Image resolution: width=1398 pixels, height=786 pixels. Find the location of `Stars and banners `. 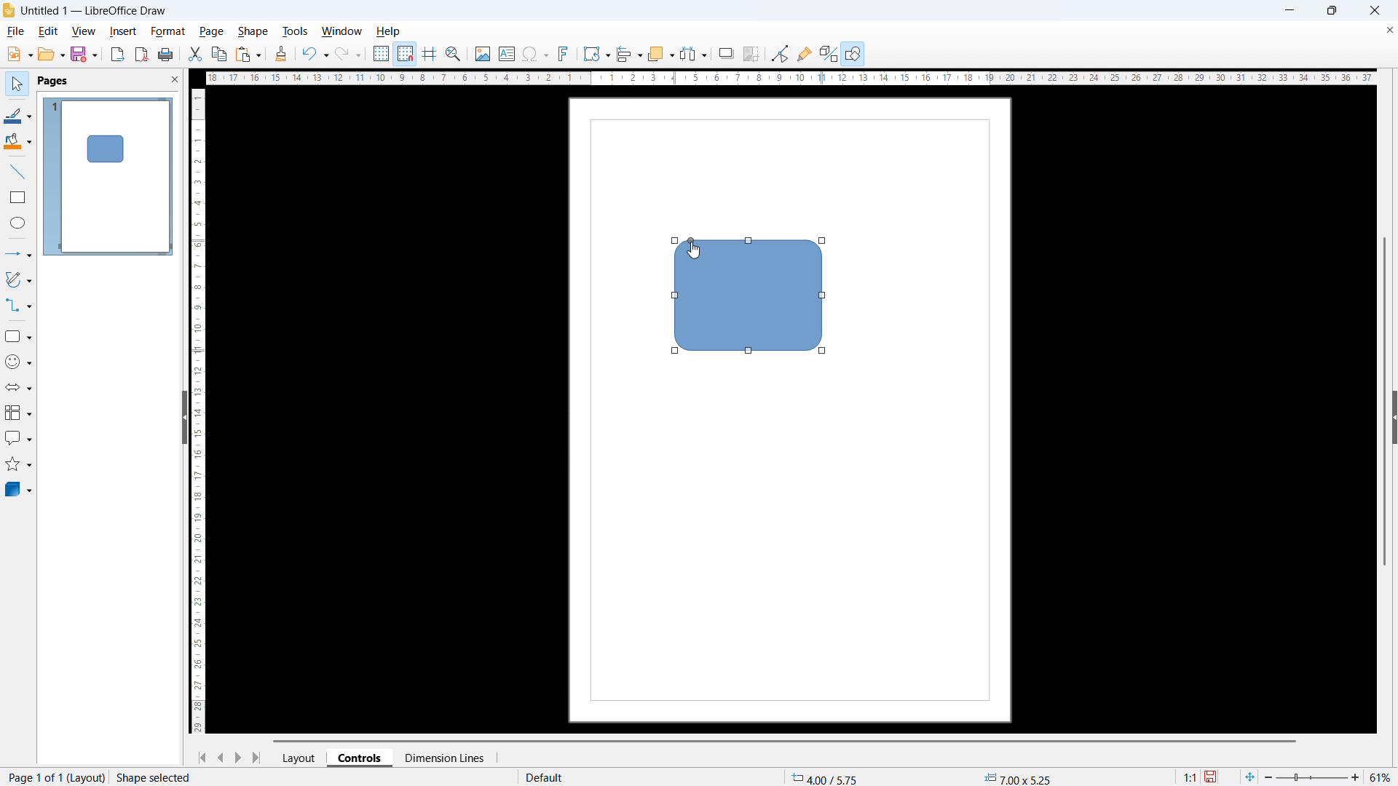

Stars and banners  is located at coordinates (19, 464).